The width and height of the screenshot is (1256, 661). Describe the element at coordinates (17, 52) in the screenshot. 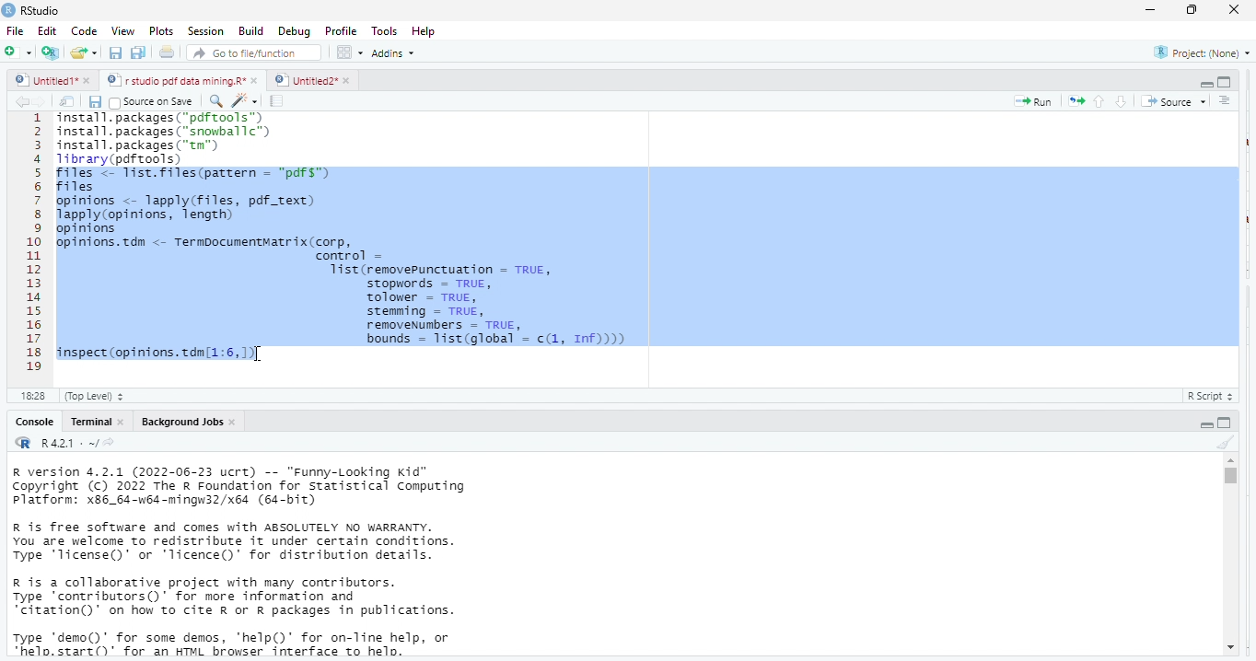

I see `new file` at that location.